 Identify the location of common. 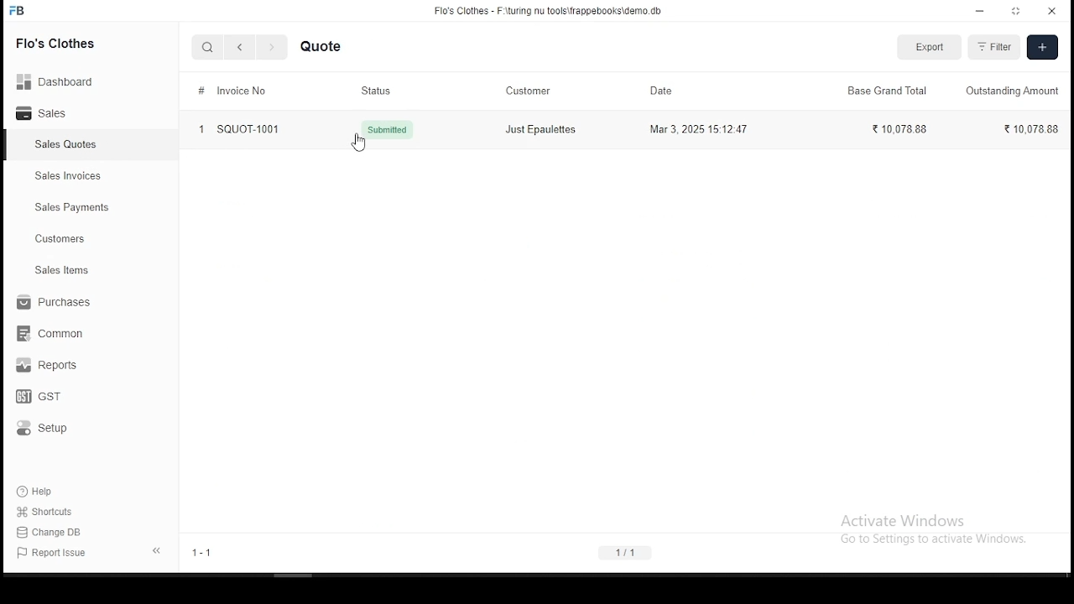
(56, 333).